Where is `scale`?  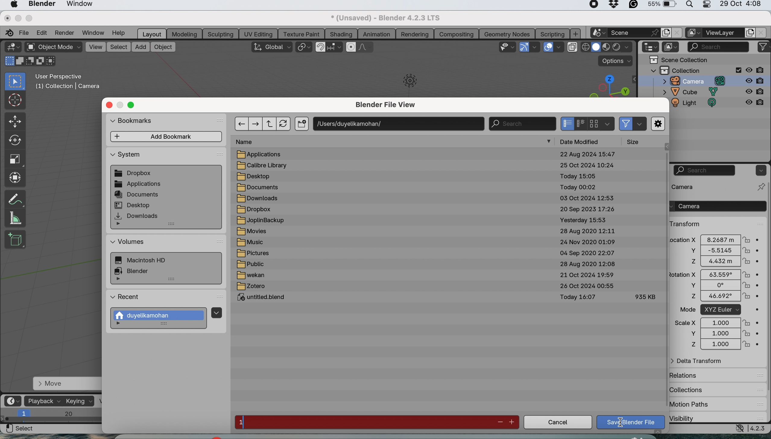 scale is located at coordinates (14, 158).